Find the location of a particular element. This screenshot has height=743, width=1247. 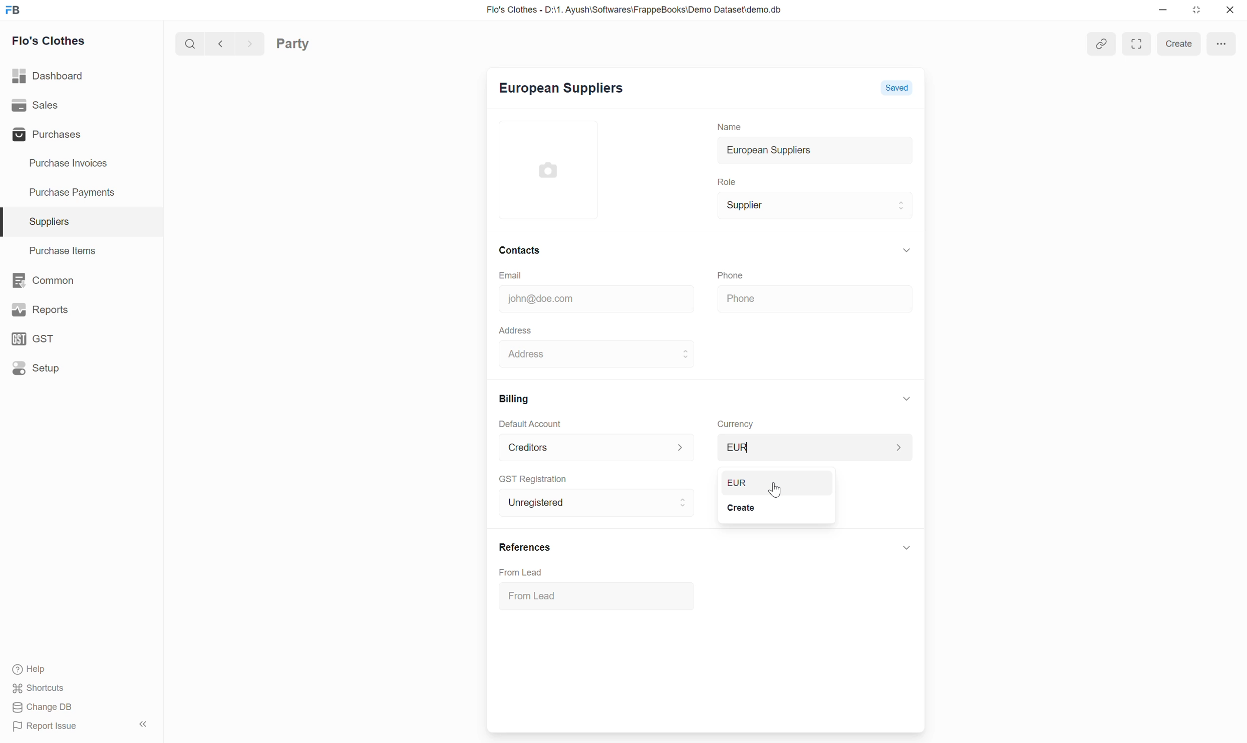

reports is located at coordinates (43, 309).